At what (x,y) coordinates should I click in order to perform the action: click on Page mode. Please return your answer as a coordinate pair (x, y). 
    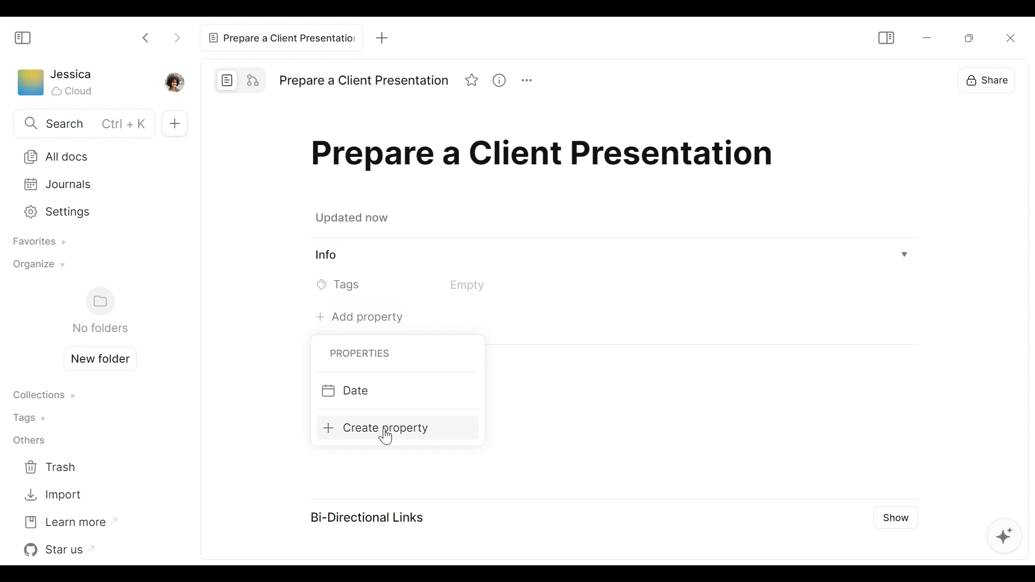
    Looking at the image, I should click on (227, 80).